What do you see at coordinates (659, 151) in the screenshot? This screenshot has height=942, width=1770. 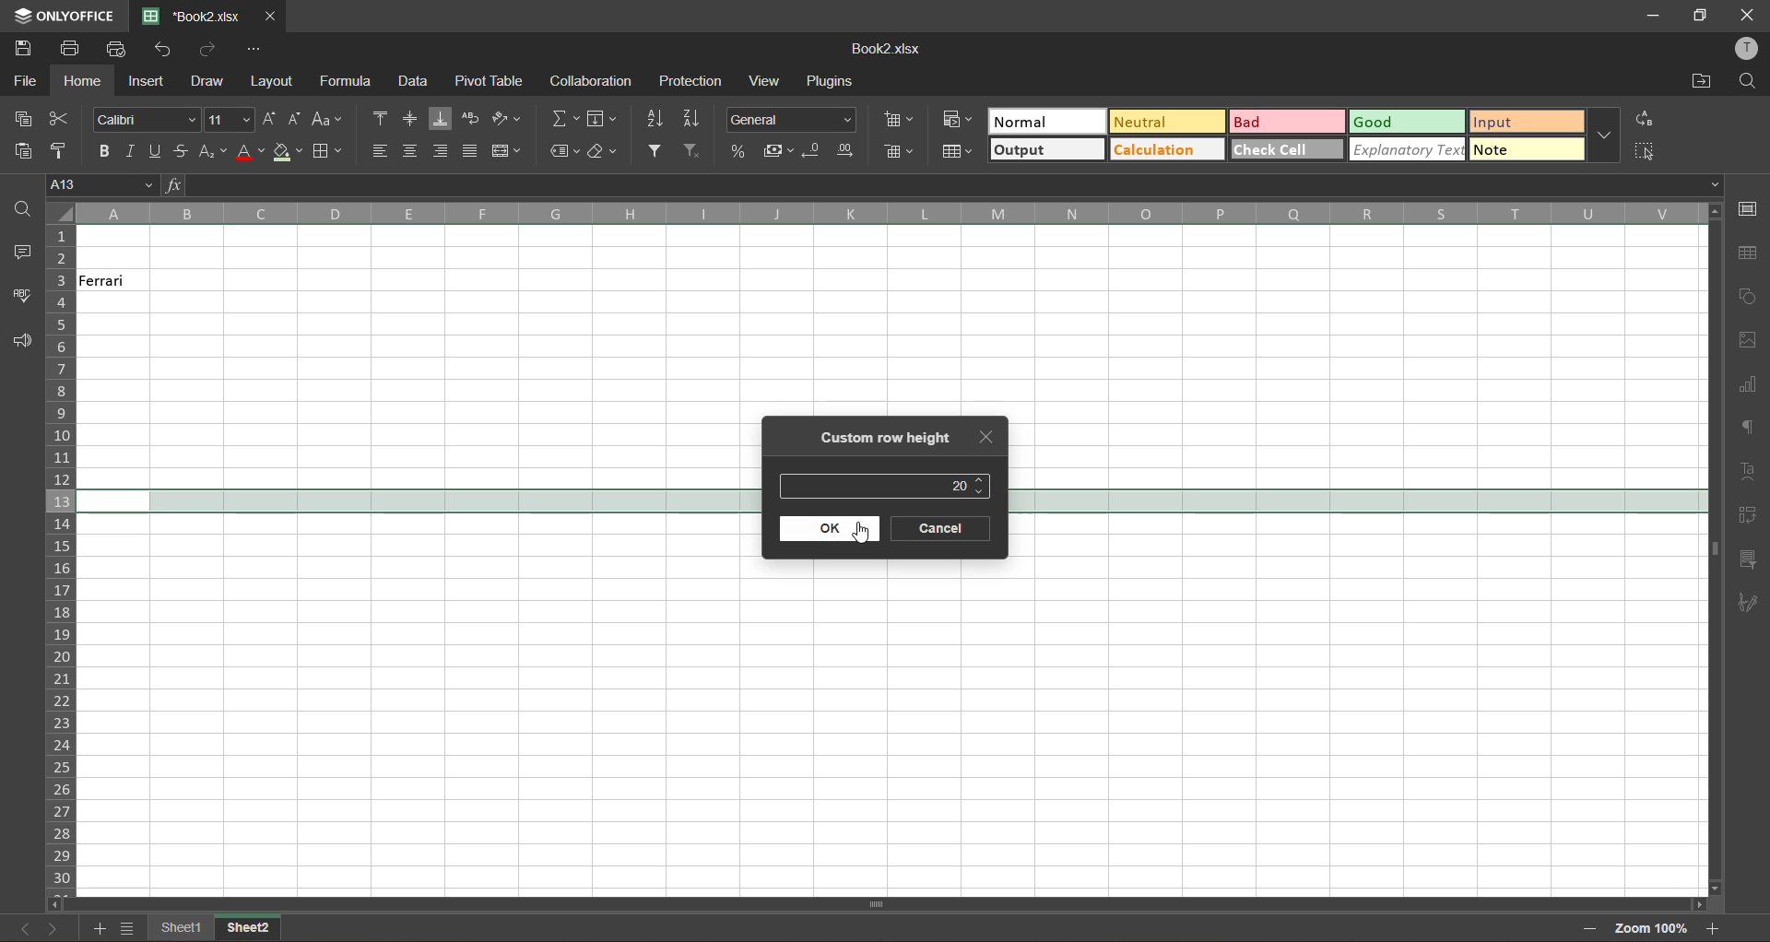 I see `filter` at bounding box center [659, 151].